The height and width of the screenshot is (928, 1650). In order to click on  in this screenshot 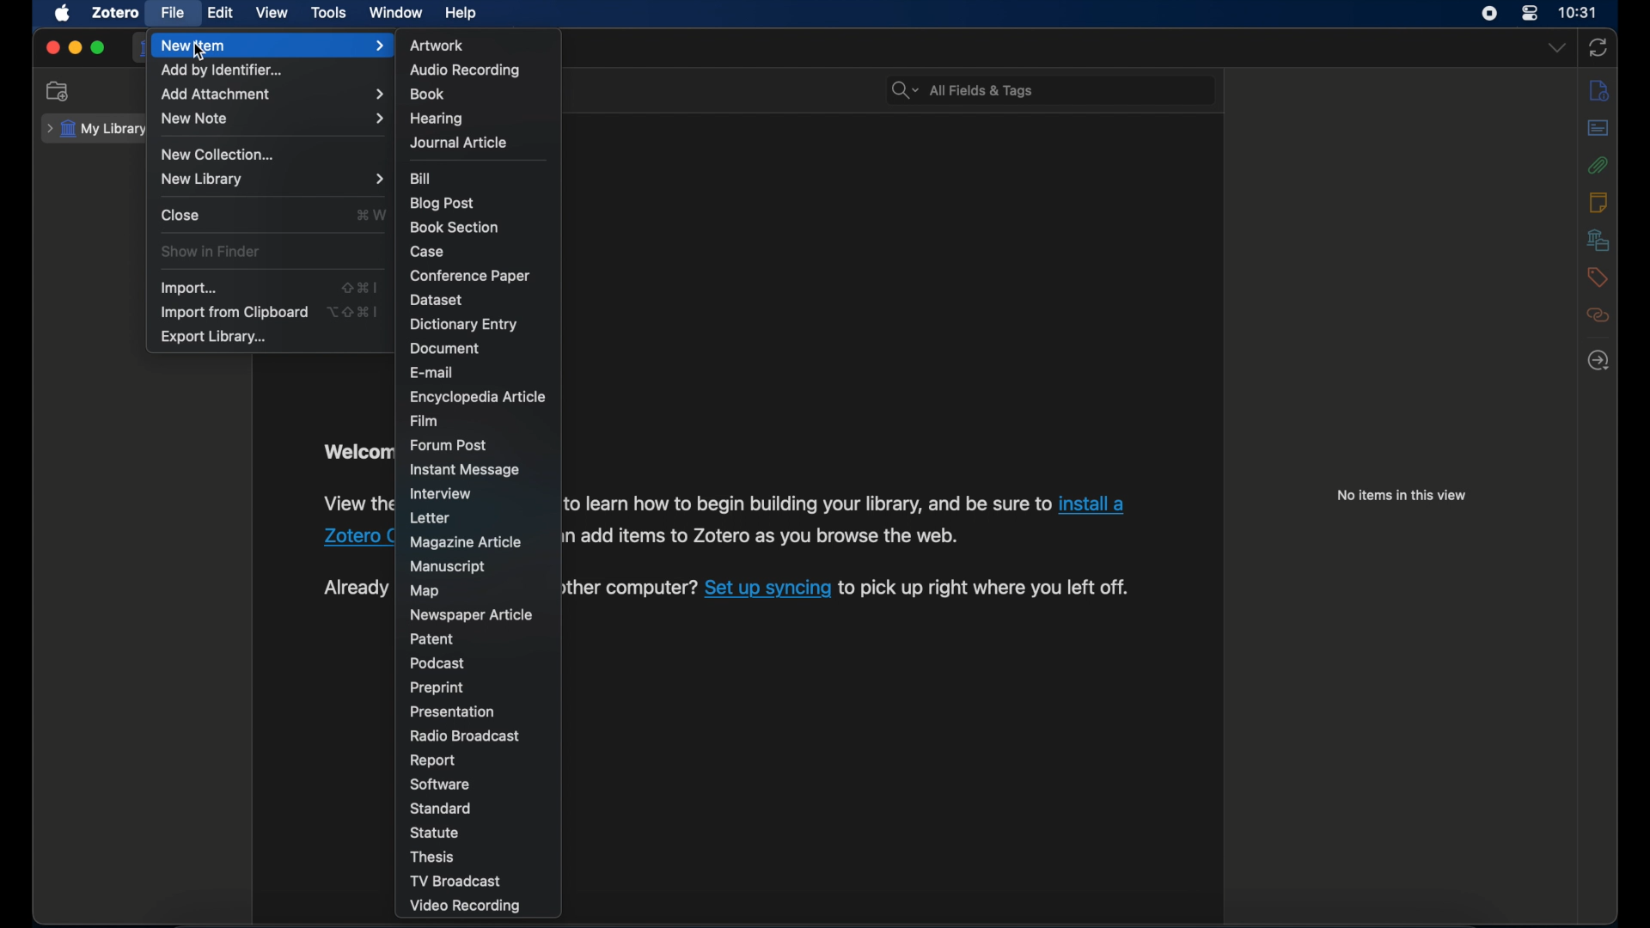, I will do `click(626, 588)`.